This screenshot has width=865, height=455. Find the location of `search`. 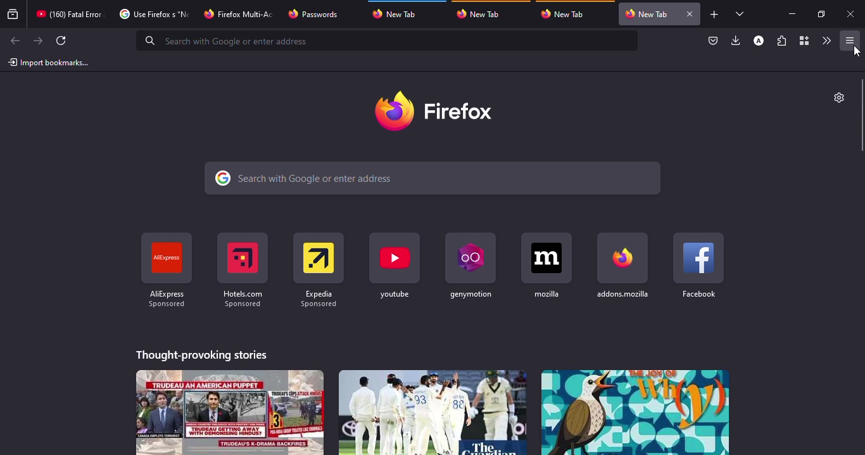

search is located at coordinates (434, 179).